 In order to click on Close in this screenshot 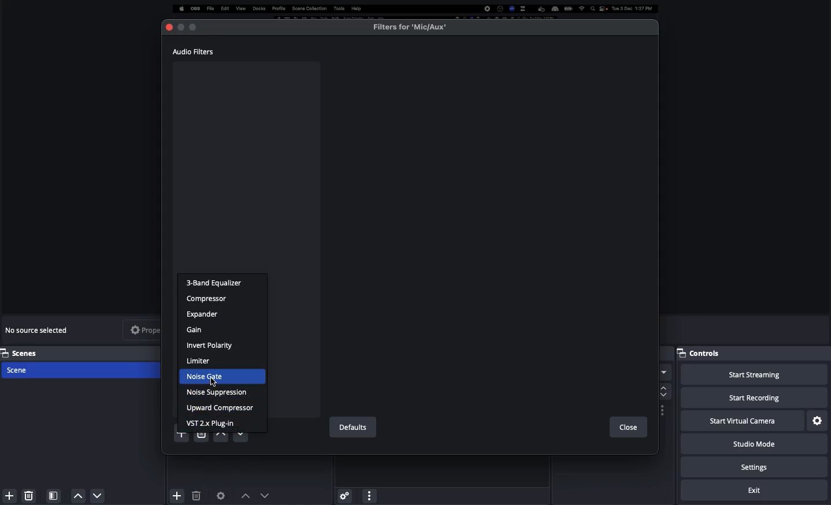, I will do `click(170, 27)`.